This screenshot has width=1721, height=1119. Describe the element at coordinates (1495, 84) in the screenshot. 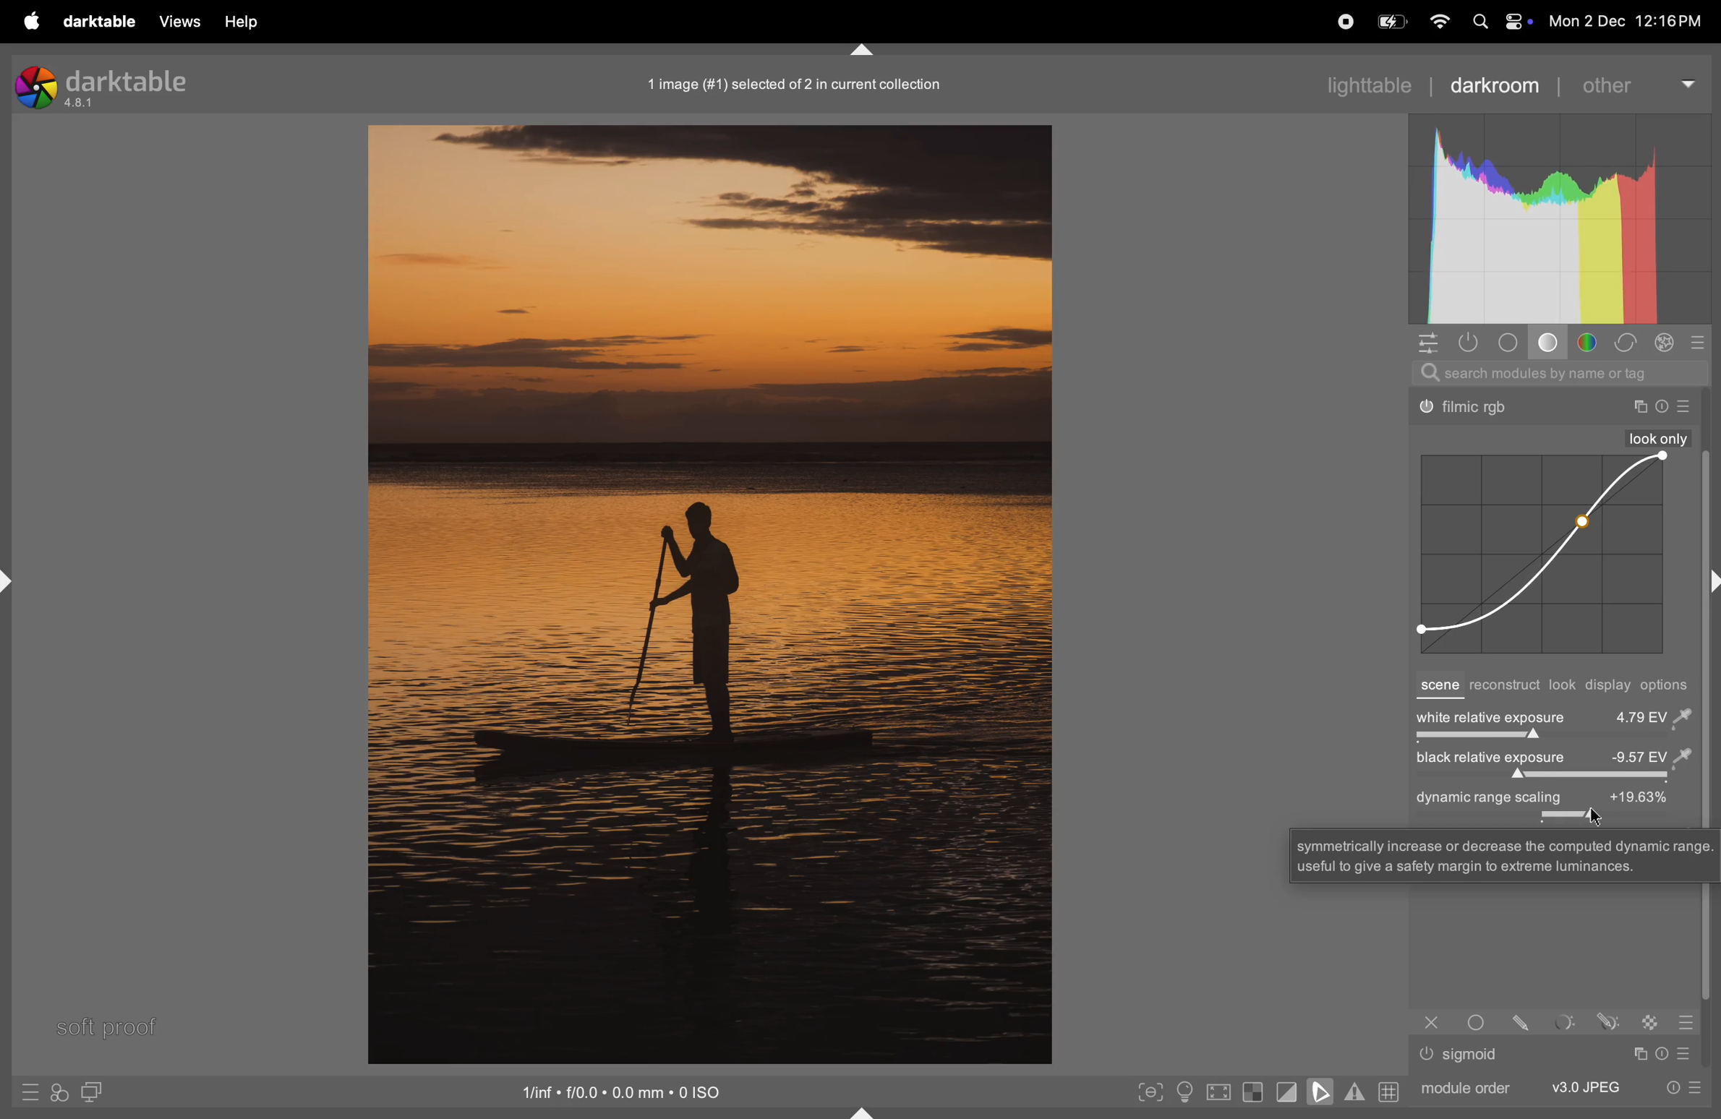

I see `darkroom` at that location.